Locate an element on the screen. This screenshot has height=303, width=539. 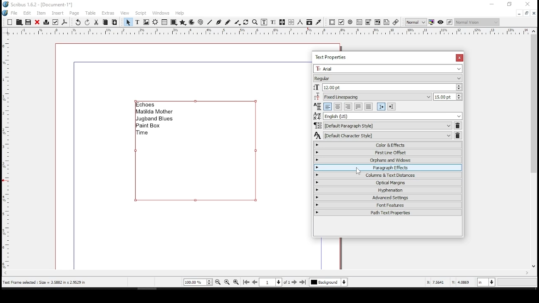
font is located at coordinates (387, 70).